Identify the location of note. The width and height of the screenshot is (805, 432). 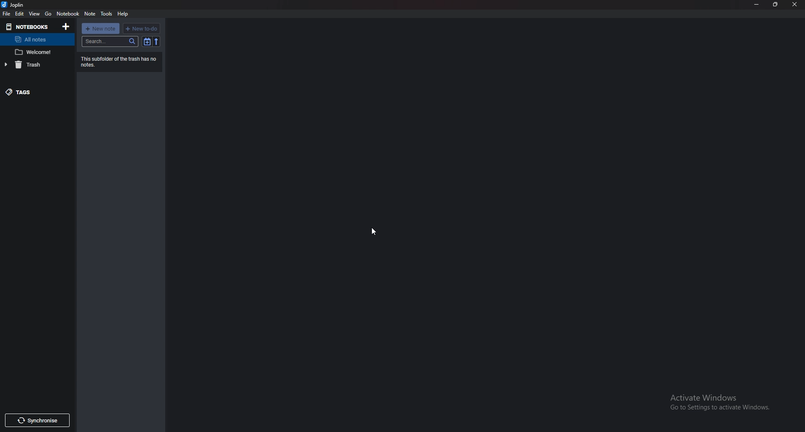
(36, 52).